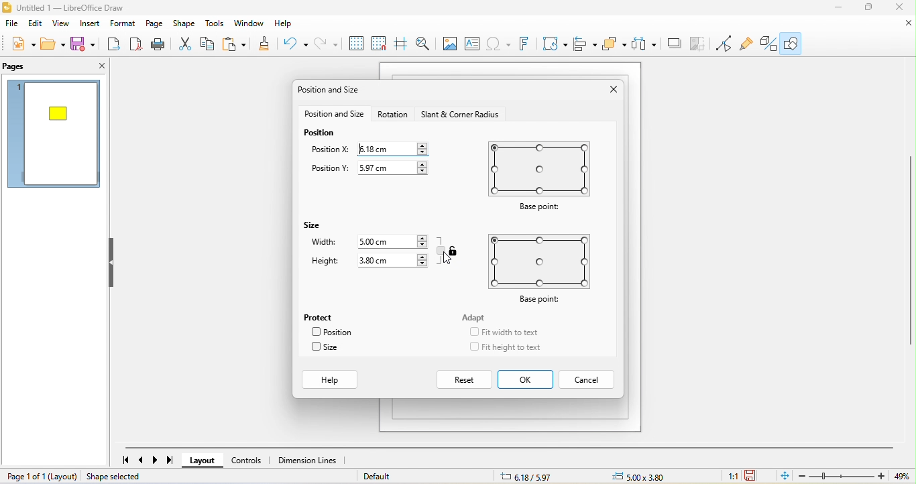  What do you see at coordinates (333, 91) in the screenshot?
I see `position and size` at bounding box center [333, 91].